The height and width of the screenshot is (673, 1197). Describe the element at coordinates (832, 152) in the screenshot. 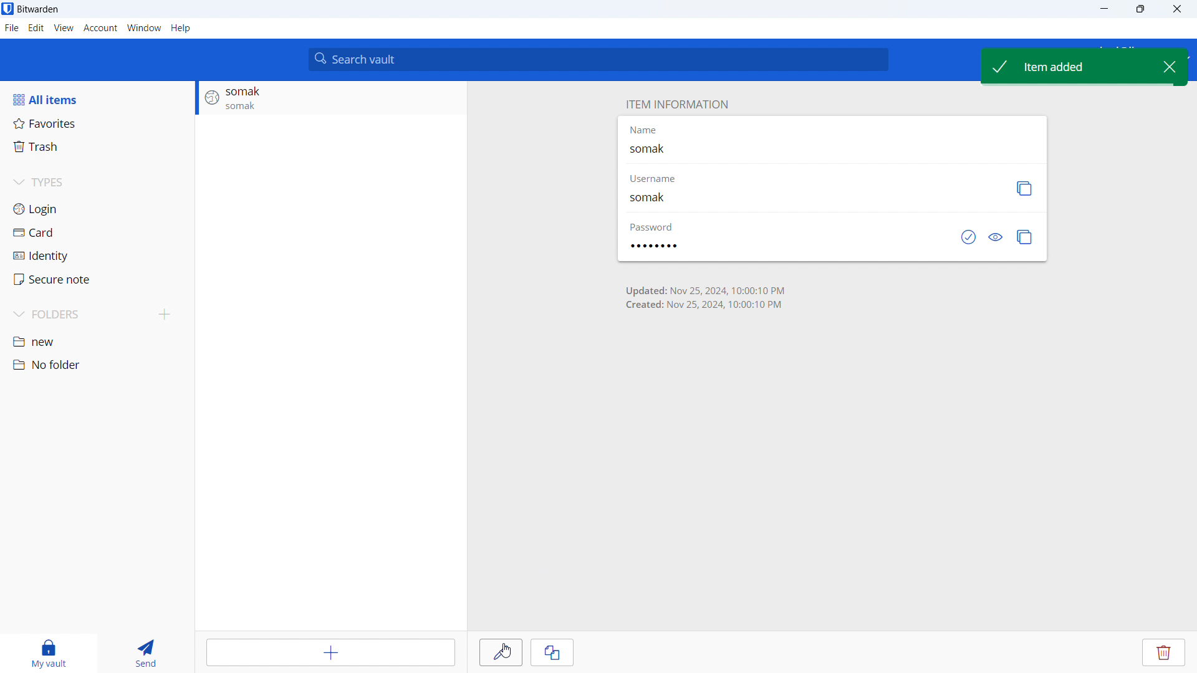

I see `name` at that location.